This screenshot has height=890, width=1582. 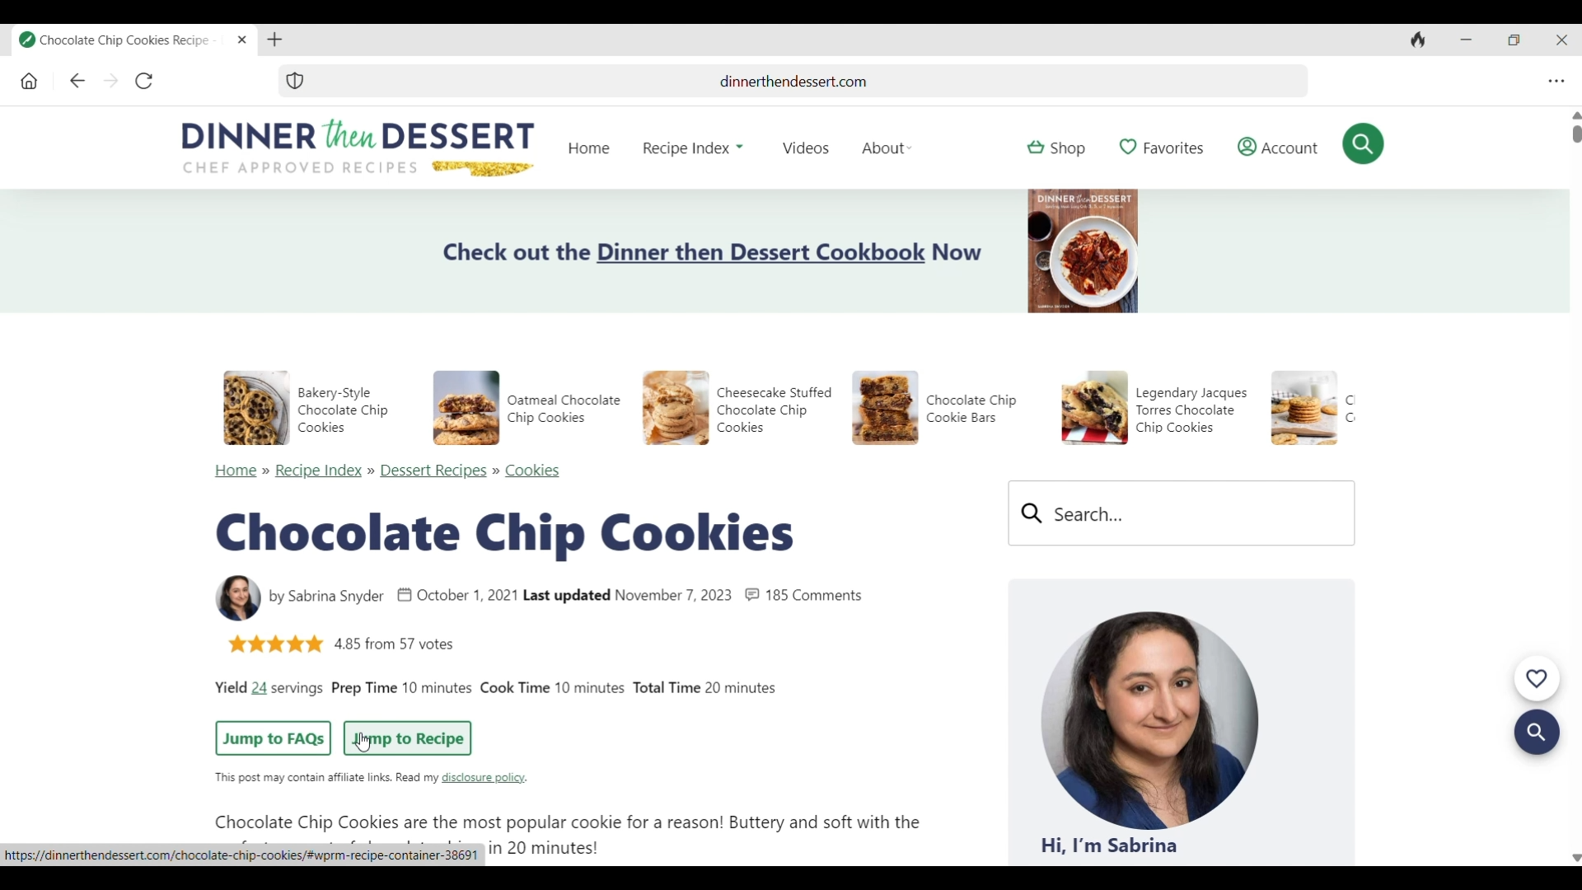 I want to click on Go forward, so click(x=111, y=82).